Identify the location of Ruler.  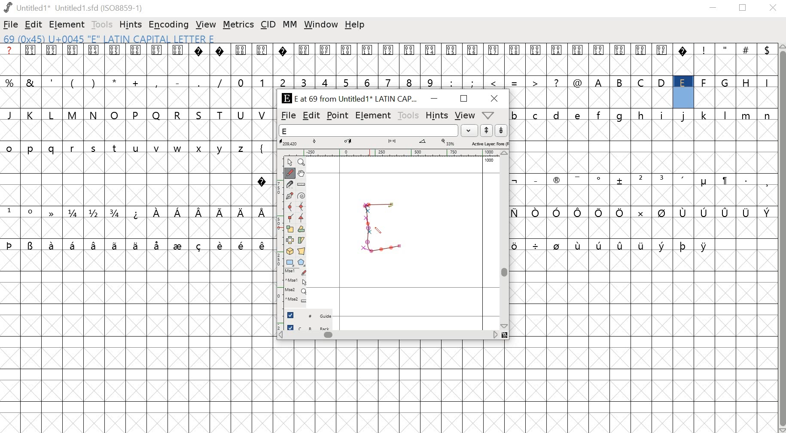
(302, 184).